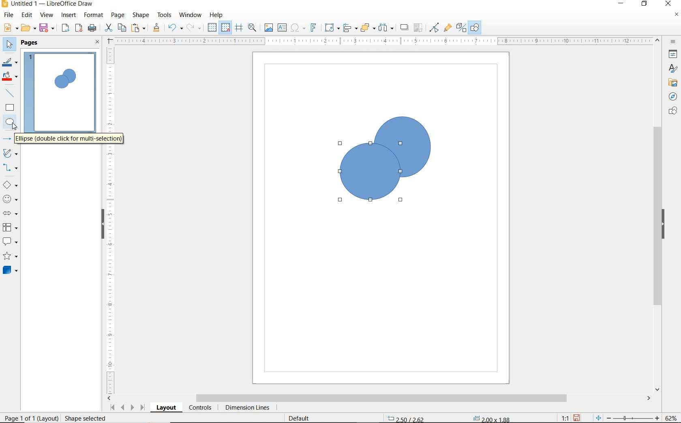 The width and height of the screenshot is (681, 423). I want to click on INSERT IMAGE, so click(269, 28).